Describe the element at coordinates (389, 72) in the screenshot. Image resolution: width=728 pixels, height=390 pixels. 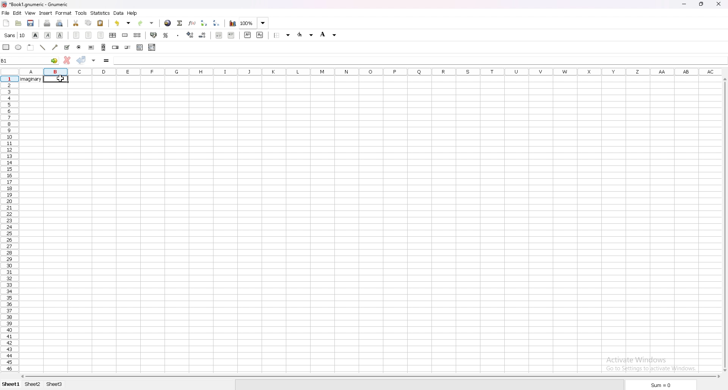
I see `Rows` at that location.